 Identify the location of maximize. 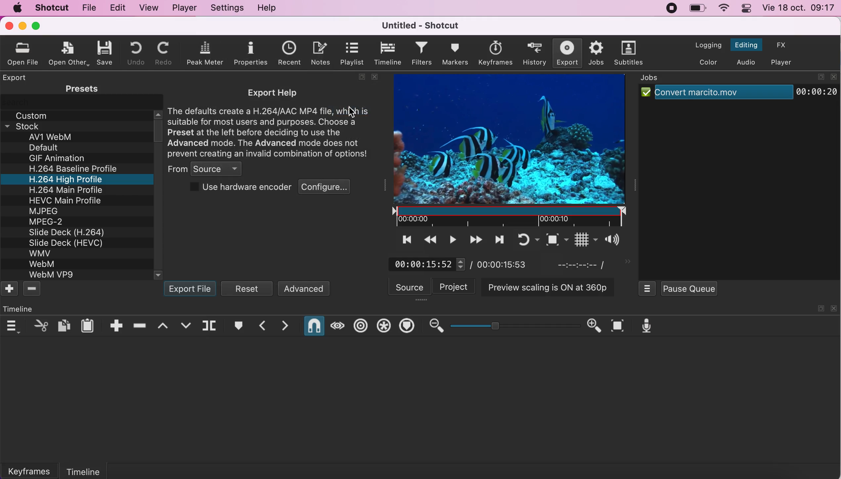
(360, 78).